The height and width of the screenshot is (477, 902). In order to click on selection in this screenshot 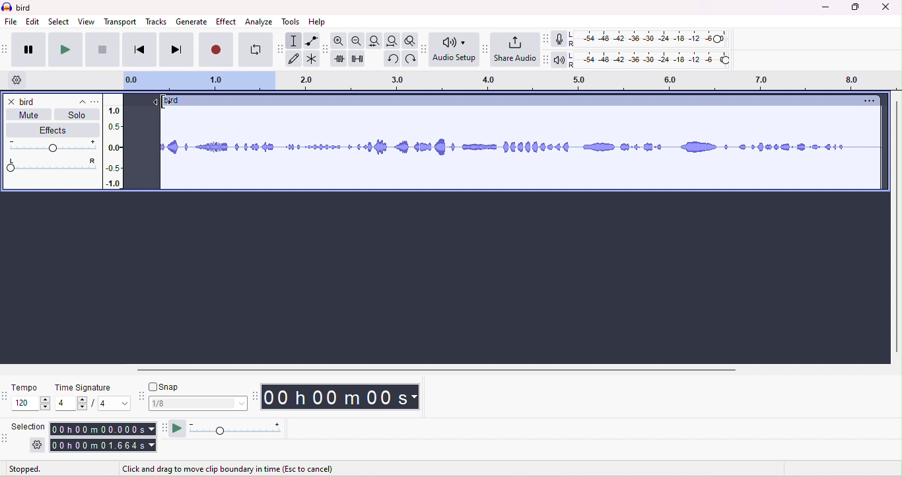, I will do `click(294, 40)`.